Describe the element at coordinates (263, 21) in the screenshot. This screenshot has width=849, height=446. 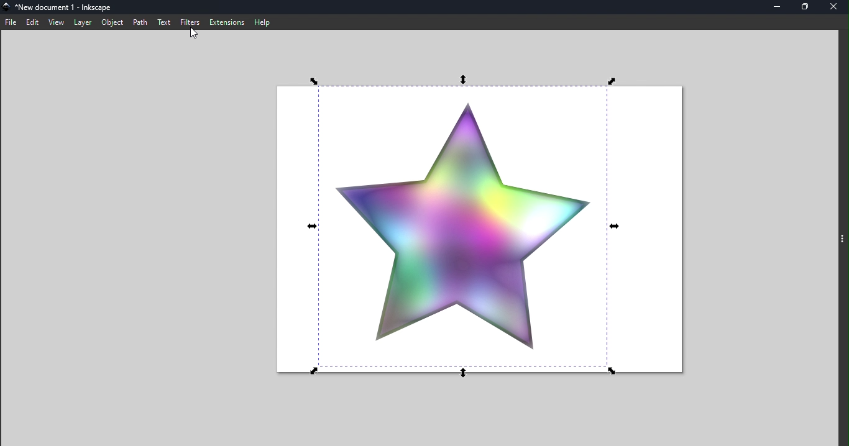
I see `Help` at that location.